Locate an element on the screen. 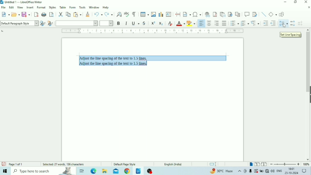 This screenshot has height=175, width=311. Warning is located at coordinates (256, 171).